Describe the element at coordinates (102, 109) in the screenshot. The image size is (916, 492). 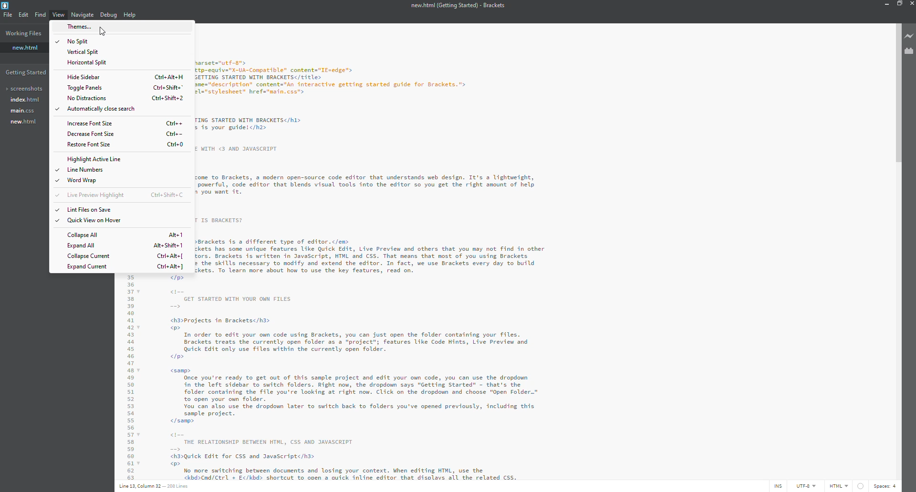
I see `automatically close search` at that location.